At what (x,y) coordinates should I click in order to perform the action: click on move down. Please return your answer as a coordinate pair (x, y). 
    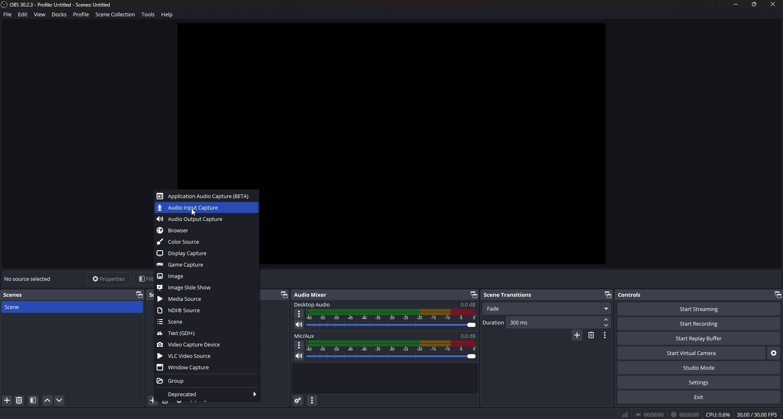
    Looking at the image, I should click on (61, 400).